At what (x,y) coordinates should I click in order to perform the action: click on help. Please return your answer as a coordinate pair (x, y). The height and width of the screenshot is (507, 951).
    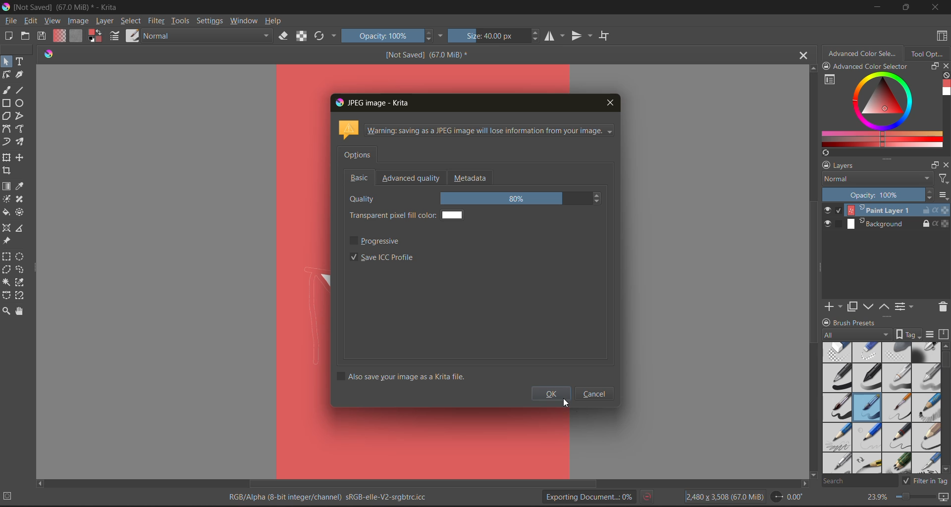
    Looking at the image, I should click on (276, 22).